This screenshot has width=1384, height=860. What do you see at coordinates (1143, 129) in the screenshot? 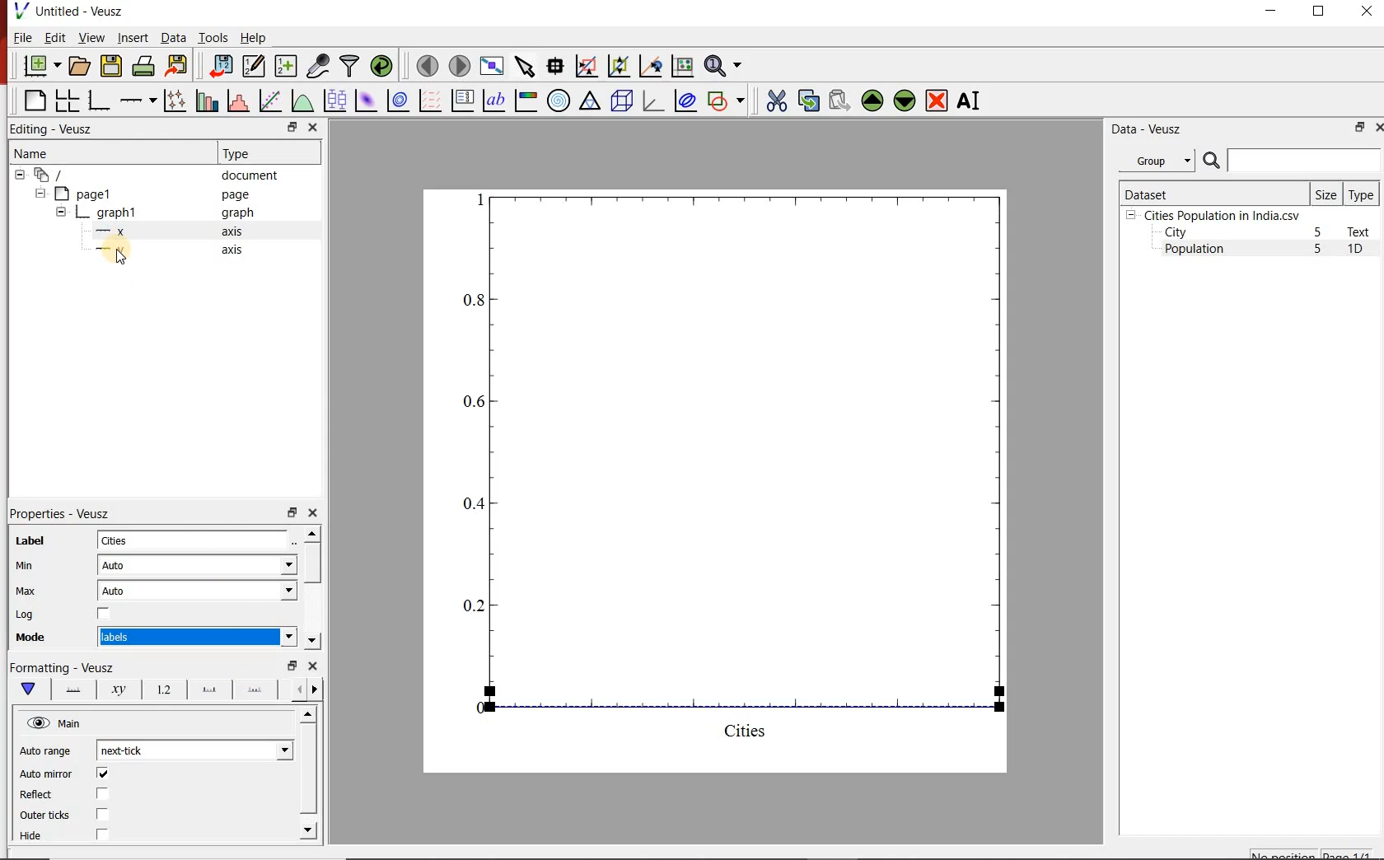
I see `Data - Veusz` at bounding box center [1143, 129].